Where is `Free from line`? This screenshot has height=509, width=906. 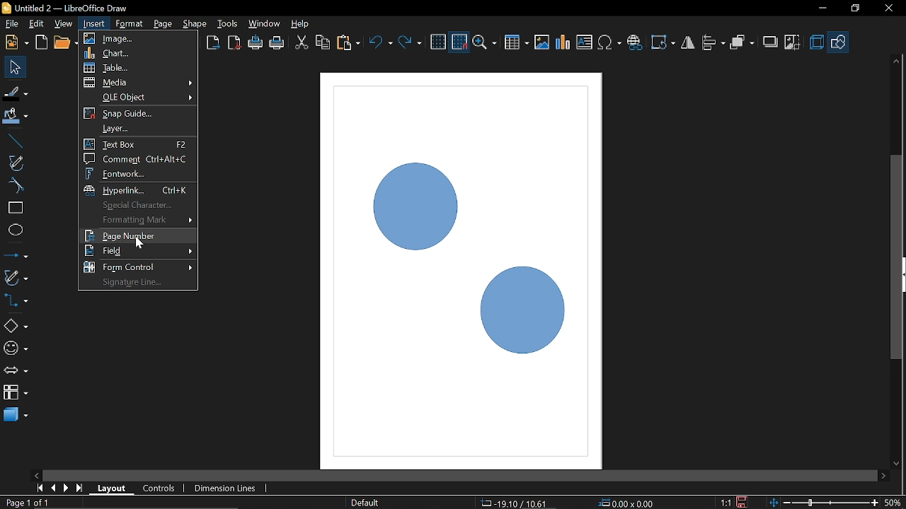
Free from line is located at coordinates (16, 163).